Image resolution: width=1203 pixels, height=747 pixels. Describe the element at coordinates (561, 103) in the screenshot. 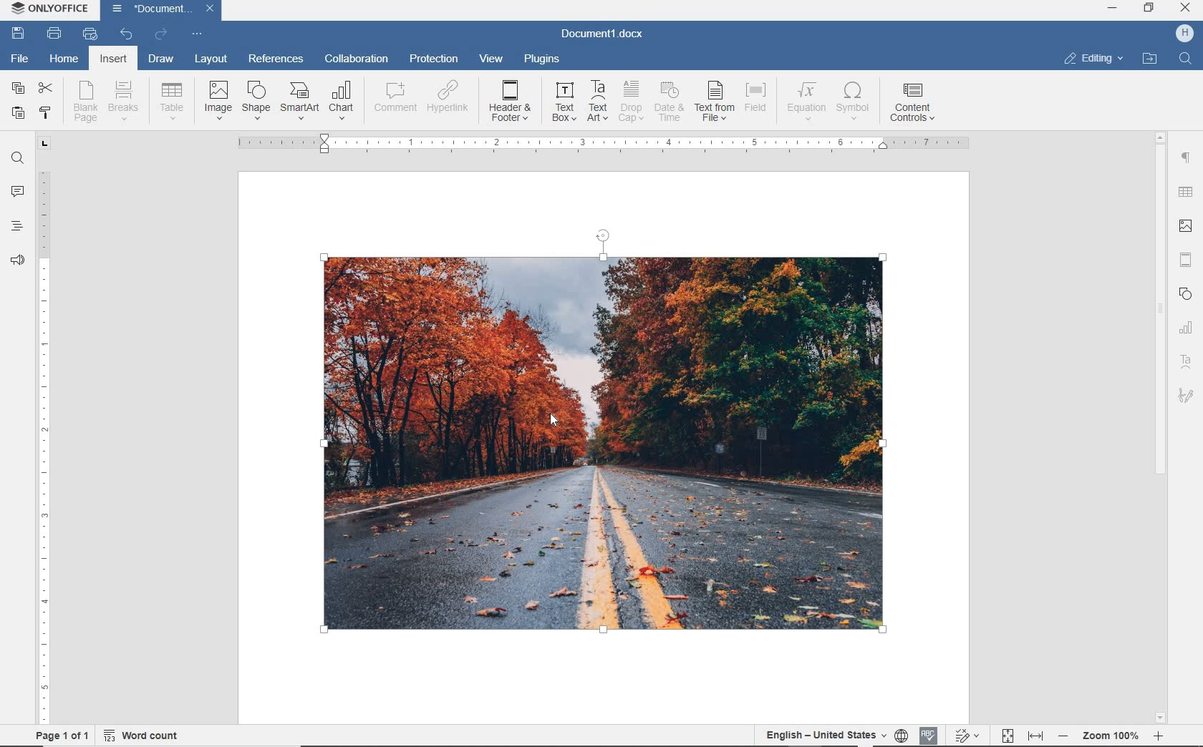

I see `text box` at that location.